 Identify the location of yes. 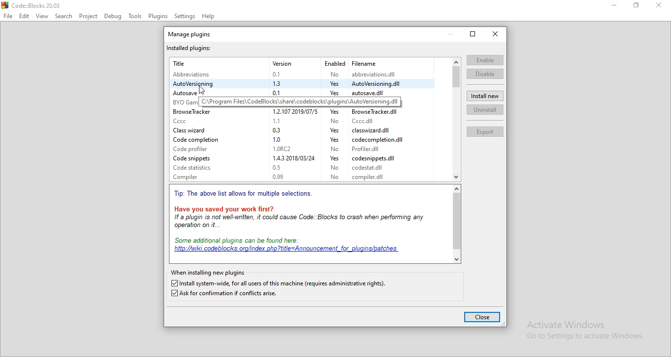
(334, 141).